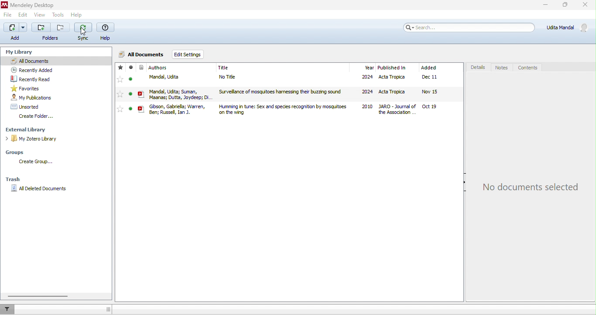 This screenshot has width=596, height=315. I want to click on file, so click(285, 94).